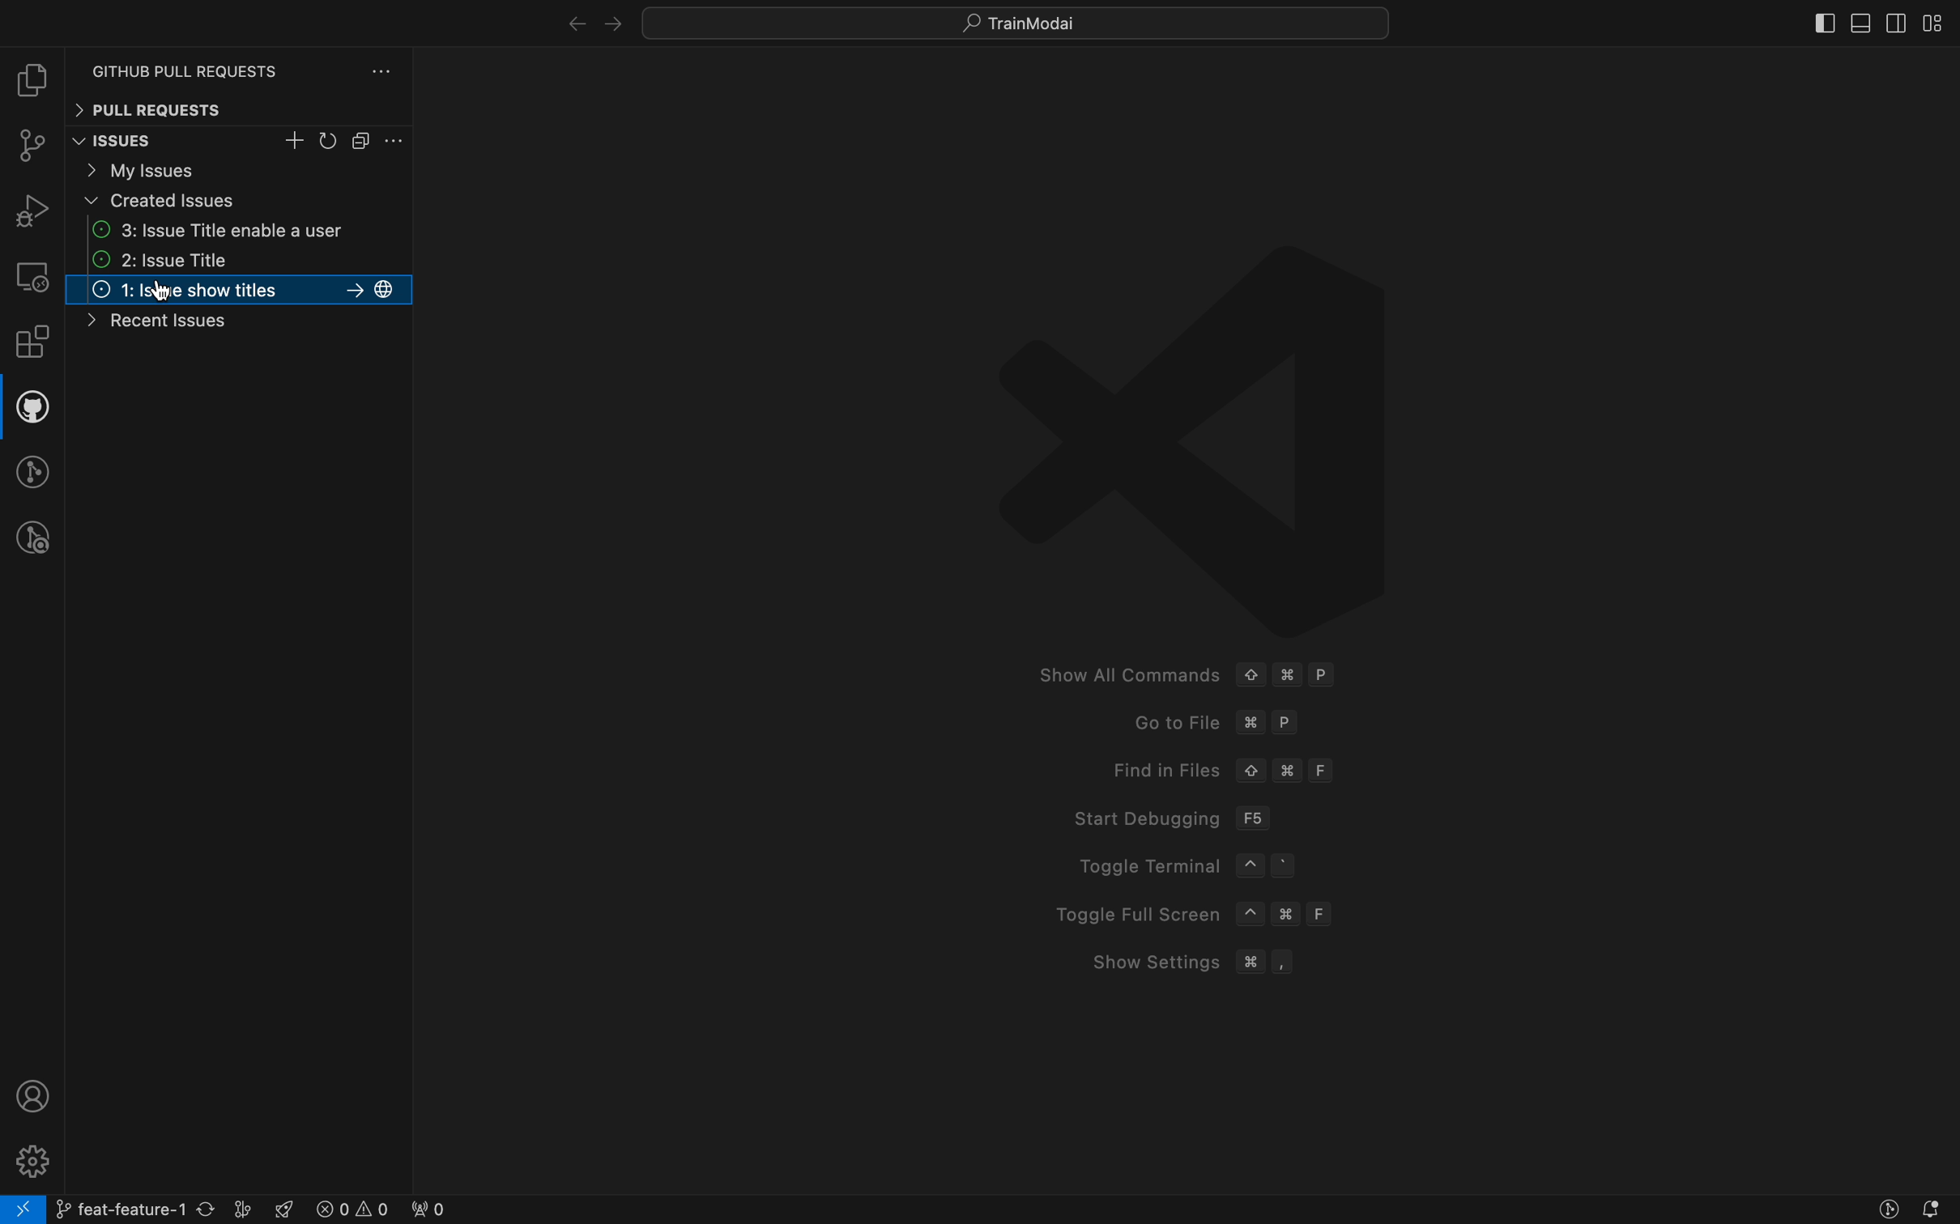 This screenshot has width=1960, height=1224. Describe the element at coordinates (160, 296) in the screenshot. I see `cursor` at that location.